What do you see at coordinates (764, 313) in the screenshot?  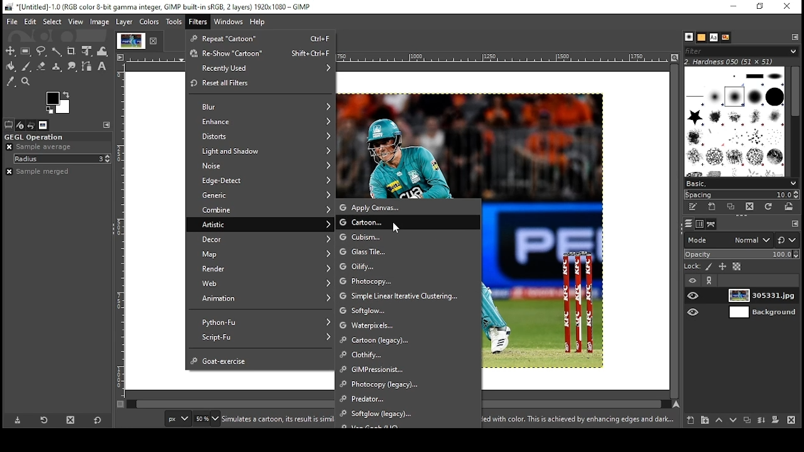 I see `layer 2` at bounding box center [764, 313].